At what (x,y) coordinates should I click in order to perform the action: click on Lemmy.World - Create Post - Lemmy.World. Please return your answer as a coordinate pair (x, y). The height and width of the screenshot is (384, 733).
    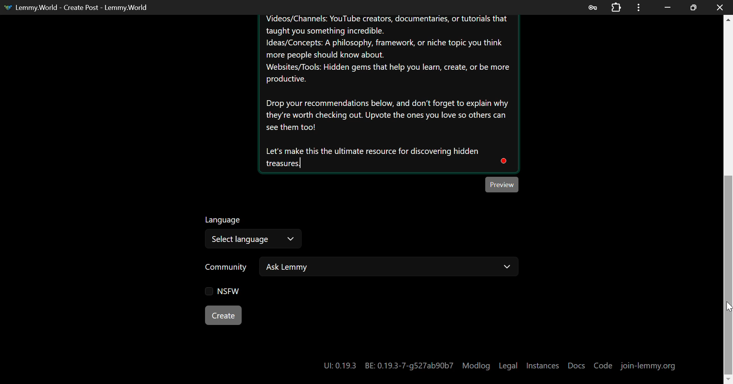
    Looking at the image, I should click on (79, 7).